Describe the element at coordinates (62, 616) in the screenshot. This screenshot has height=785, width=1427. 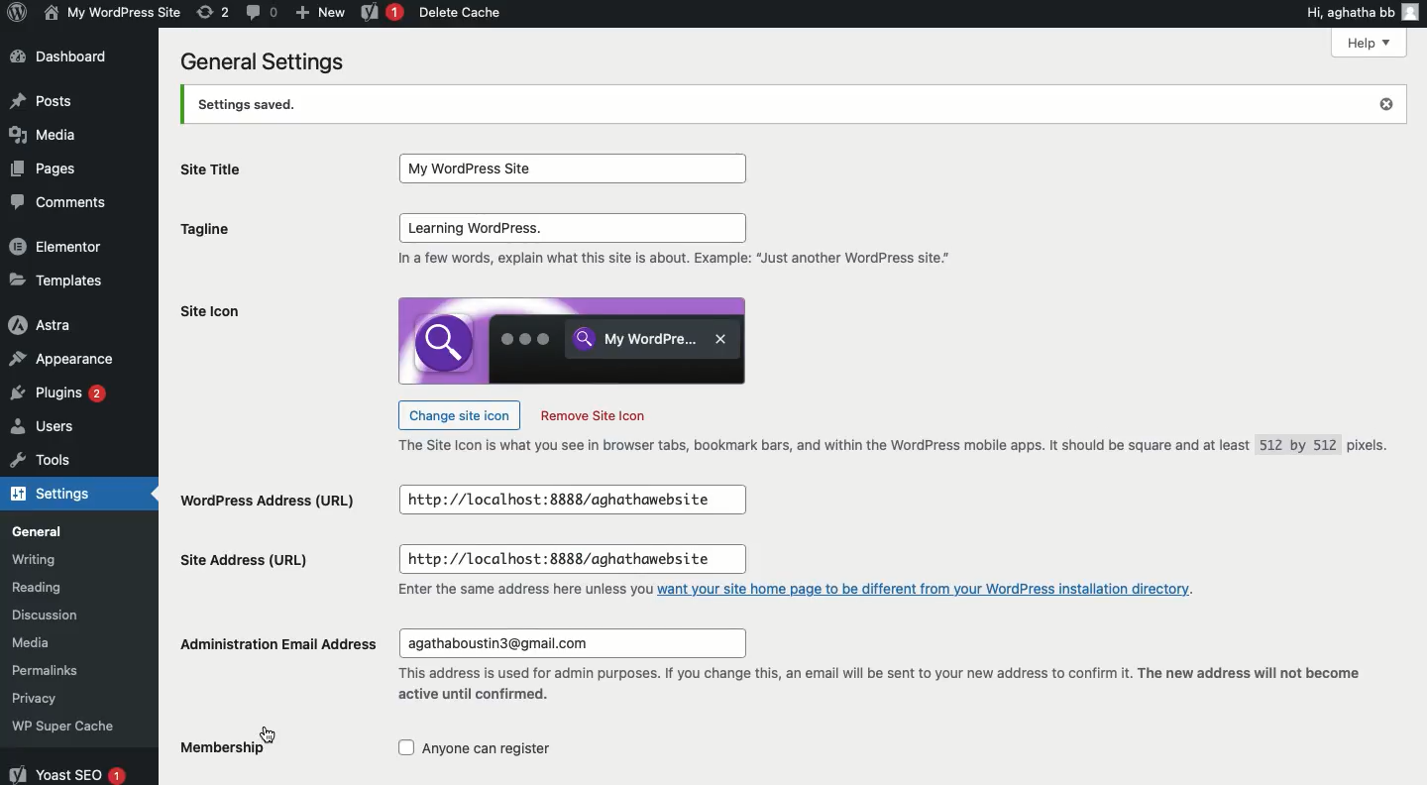
I see `Discussion` at that location.